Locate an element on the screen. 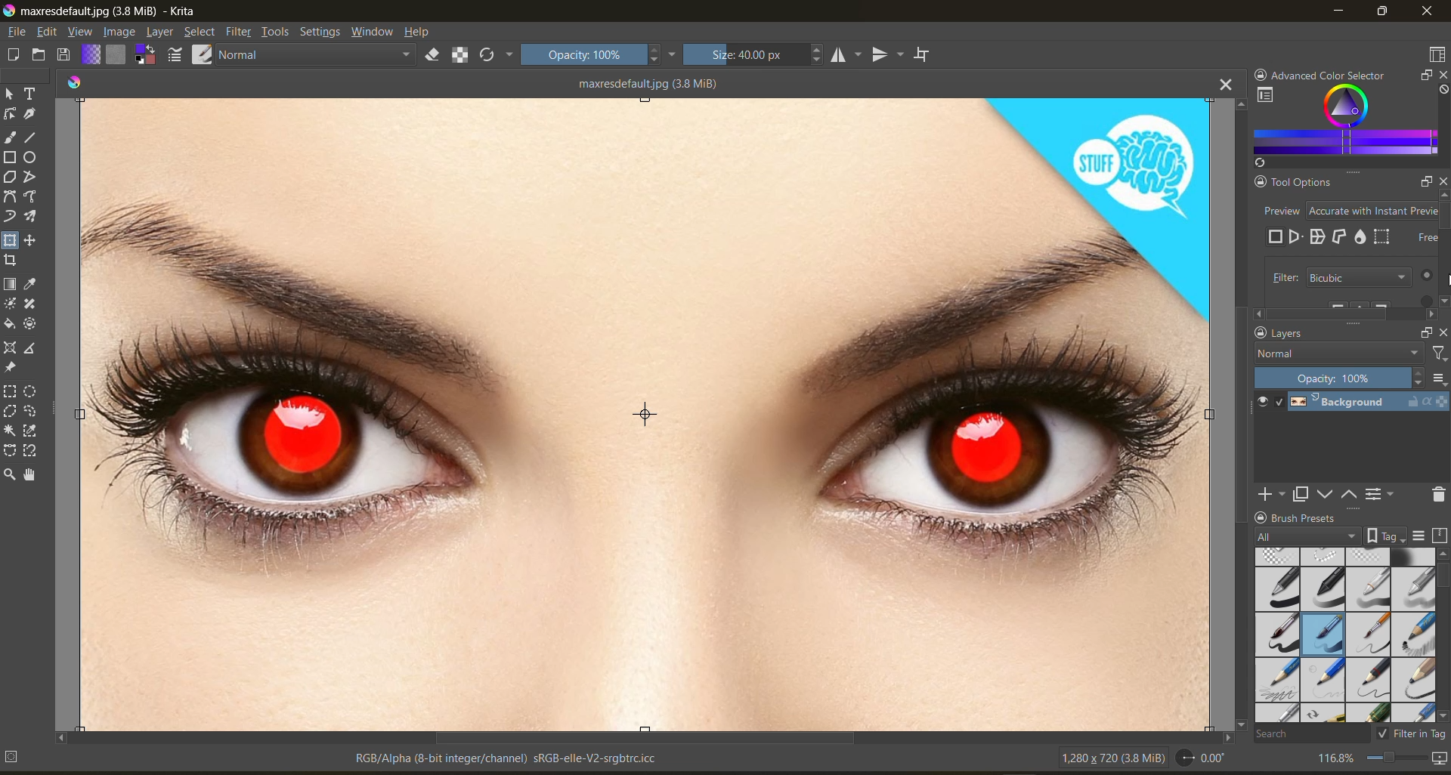 This screenshot has width=1451, height=775. options is located at coordinates (1439, 378).